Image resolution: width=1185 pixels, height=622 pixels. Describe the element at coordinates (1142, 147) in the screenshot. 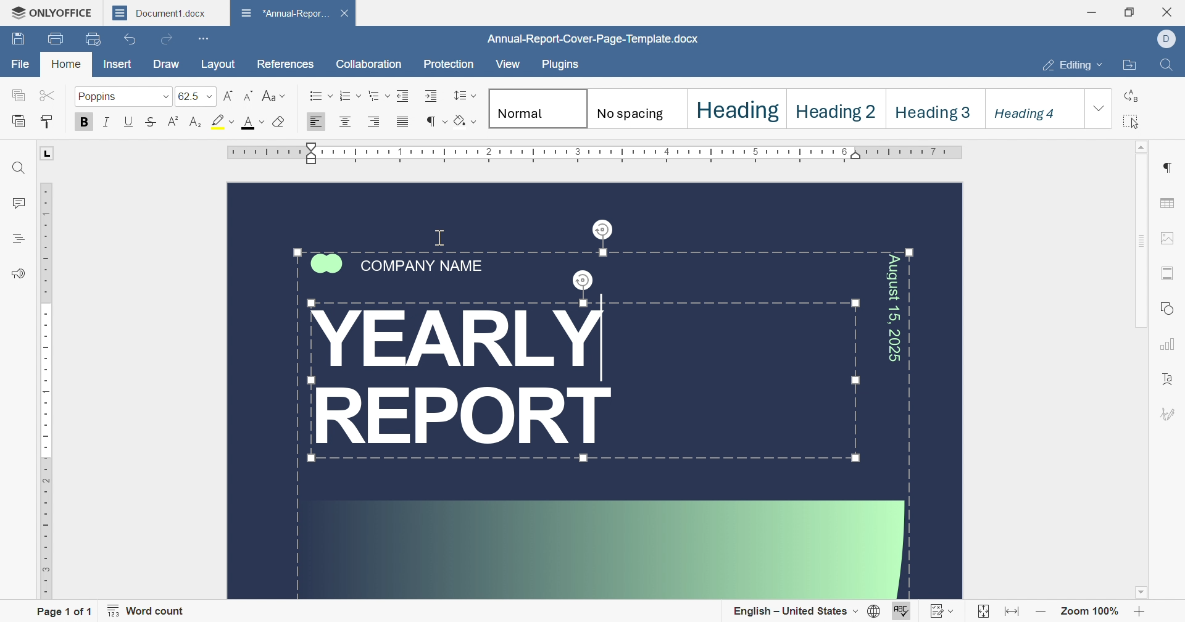

I see `scroll up` at that location.